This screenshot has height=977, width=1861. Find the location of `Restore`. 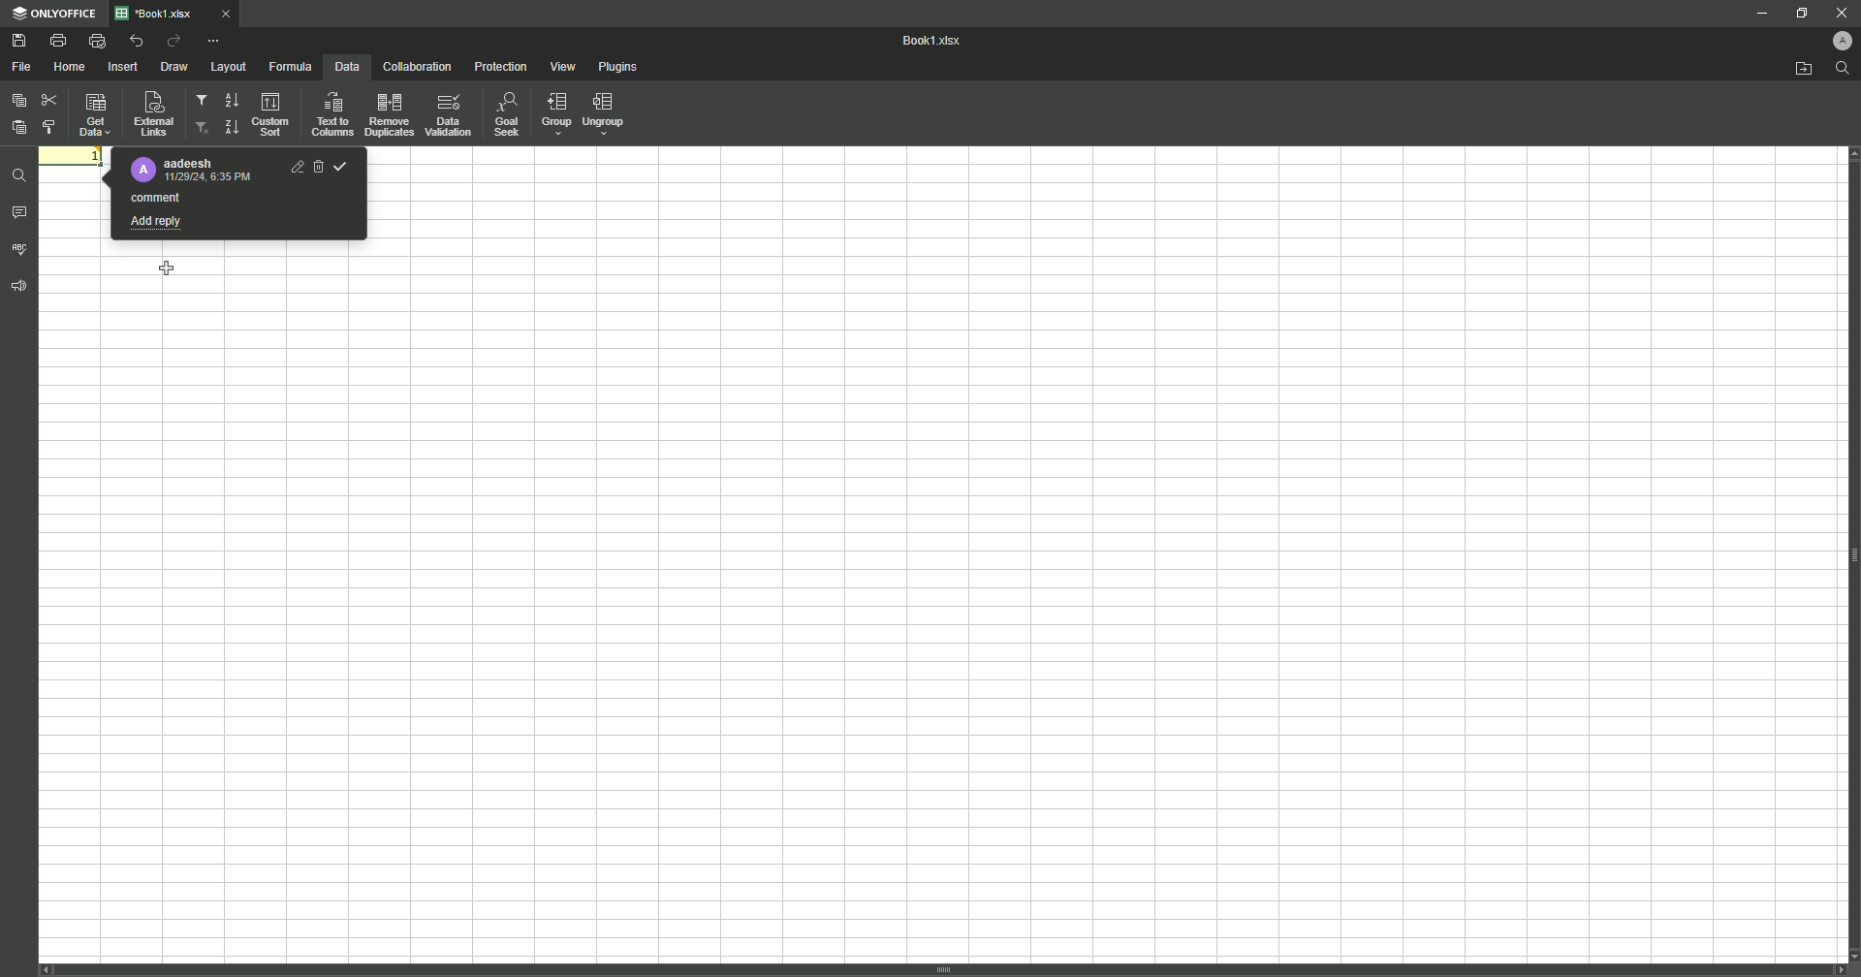

Restore is located at coordinates (1799, 13).